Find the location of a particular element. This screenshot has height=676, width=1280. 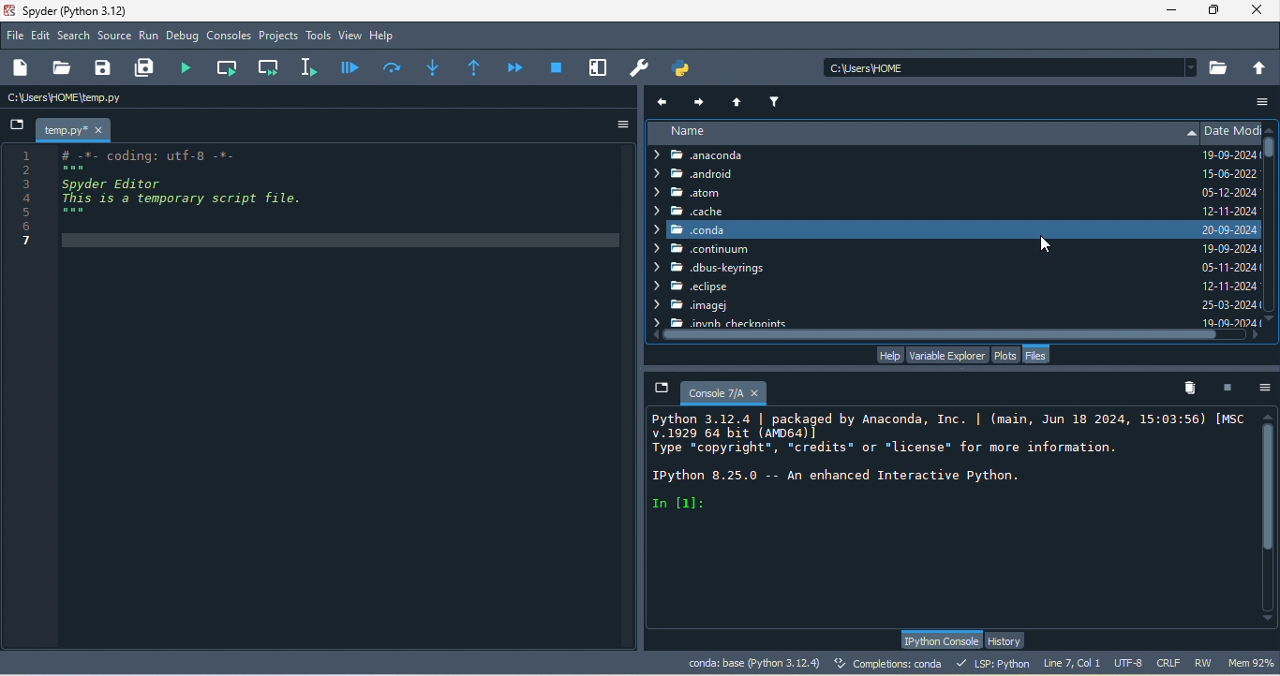

run current cell and go to the next one is located at coordinates (270, 66).